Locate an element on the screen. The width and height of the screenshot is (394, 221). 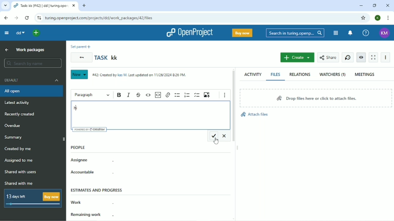
Relations is located at coordinates (299, 74).